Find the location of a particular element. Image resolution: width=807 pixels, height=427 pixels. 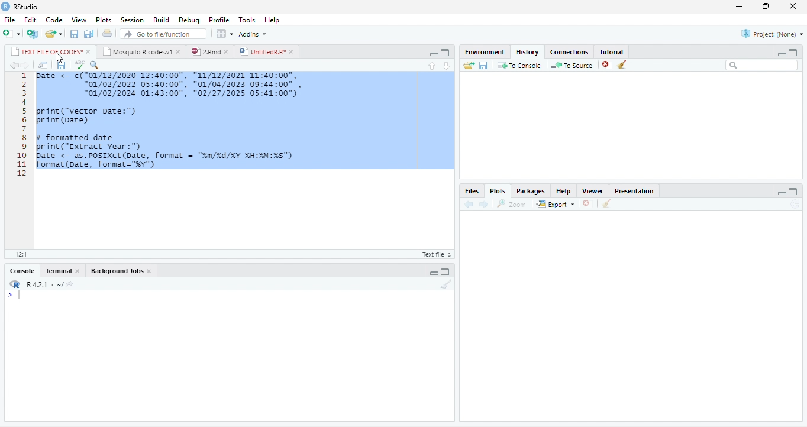

Export is located at coordinates (556, 203).